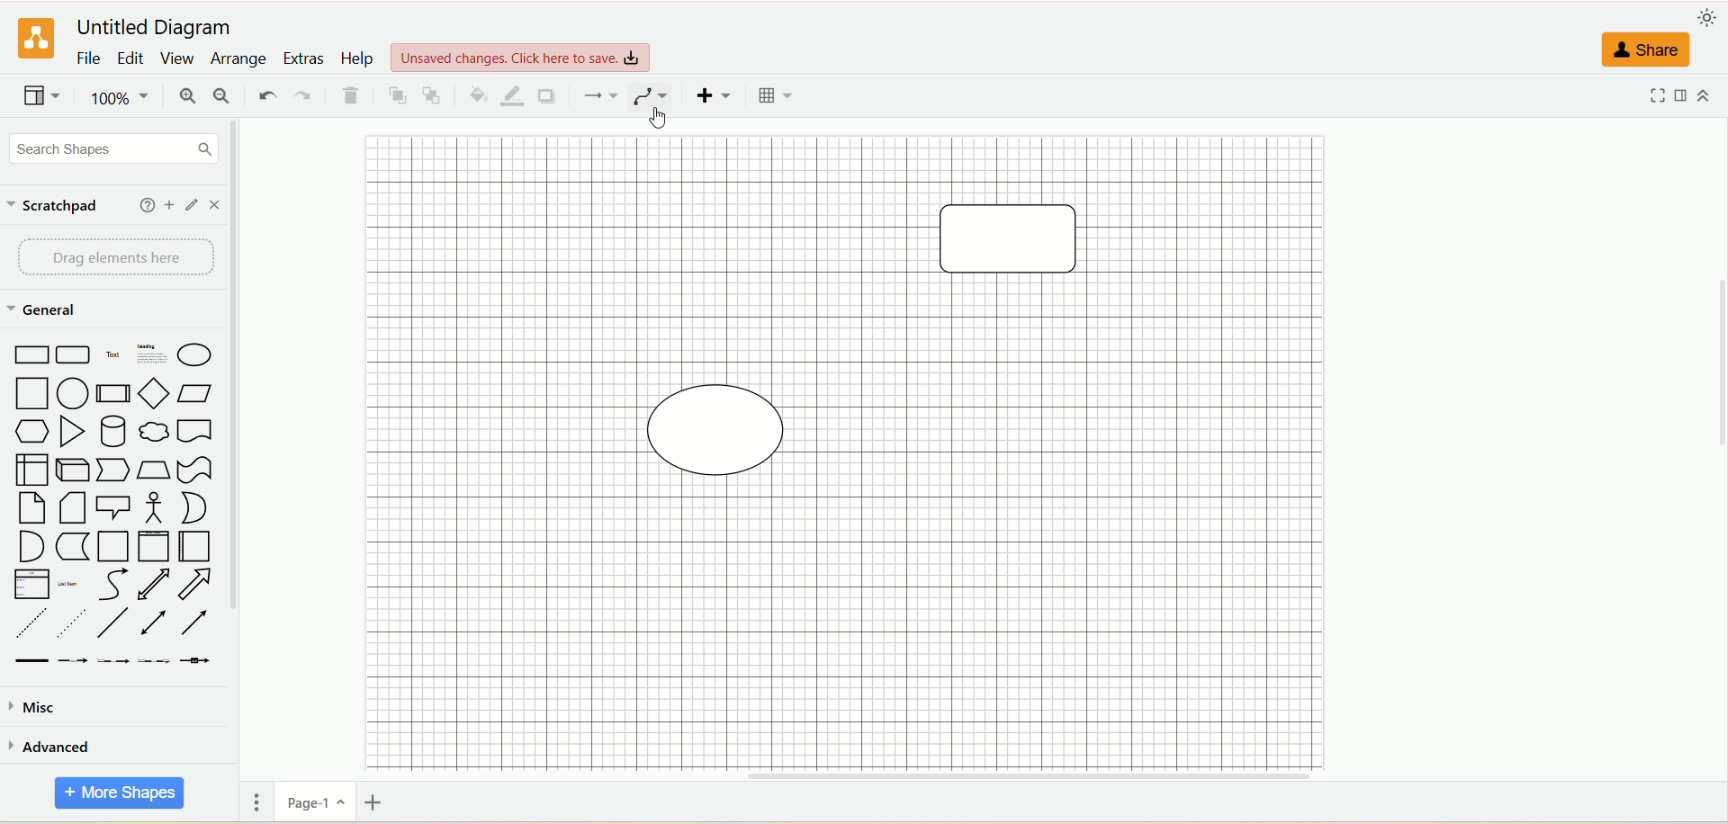 The width and height of the screenshot is (1728, 824). What do you see at coordinates (516, 94) in the screenshot?
I see `line color` at bounding box center [516, 94].